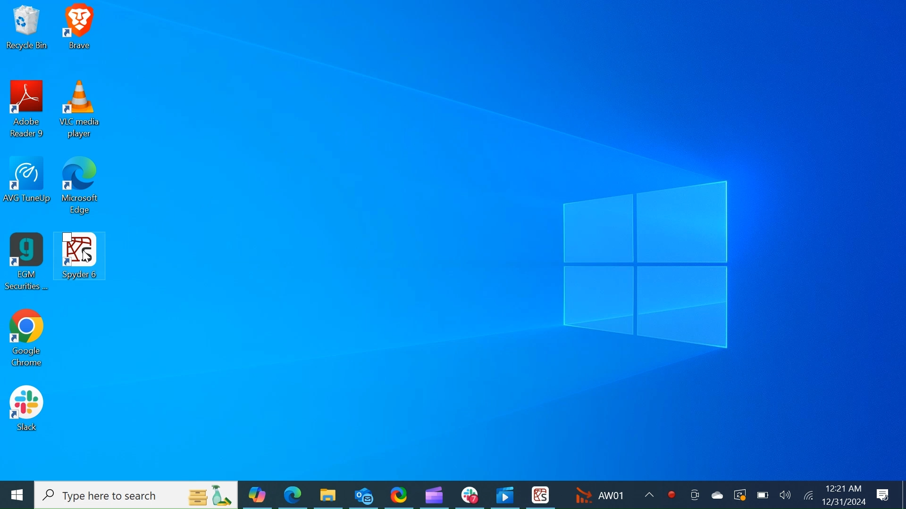 This screenshot has height=509, width=906. Describe the element at coordinates (671, 494) in the screenshot. I see `Record` at that location.